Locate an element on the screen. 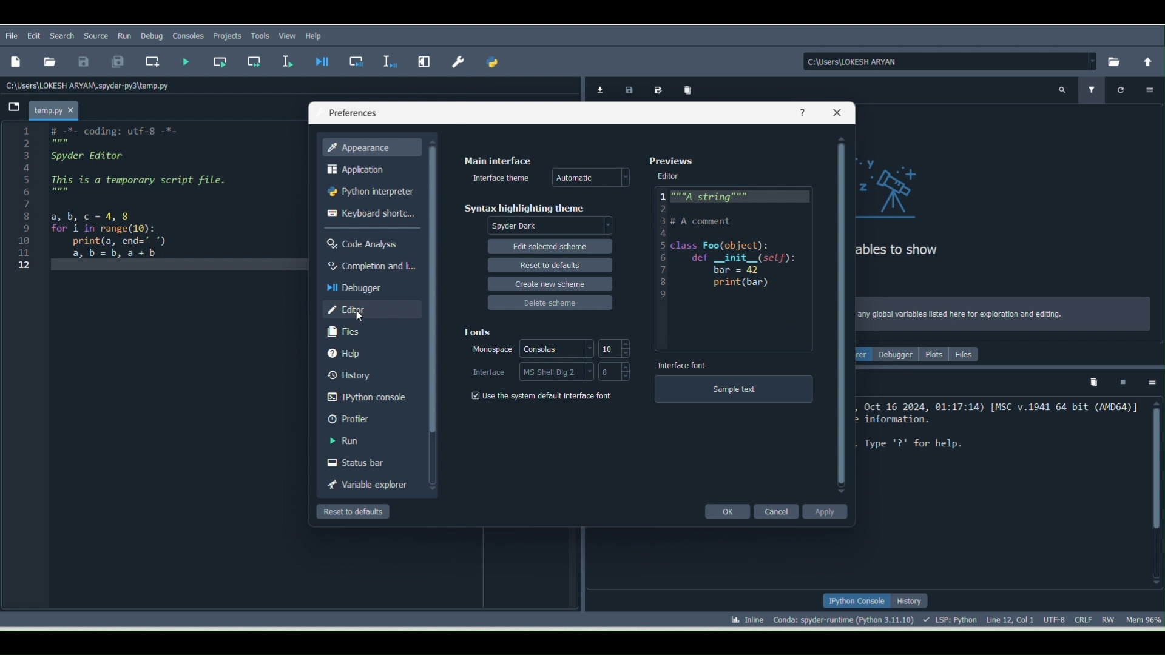  Run selection or current line (F9) is located at coordinates (288, 62).